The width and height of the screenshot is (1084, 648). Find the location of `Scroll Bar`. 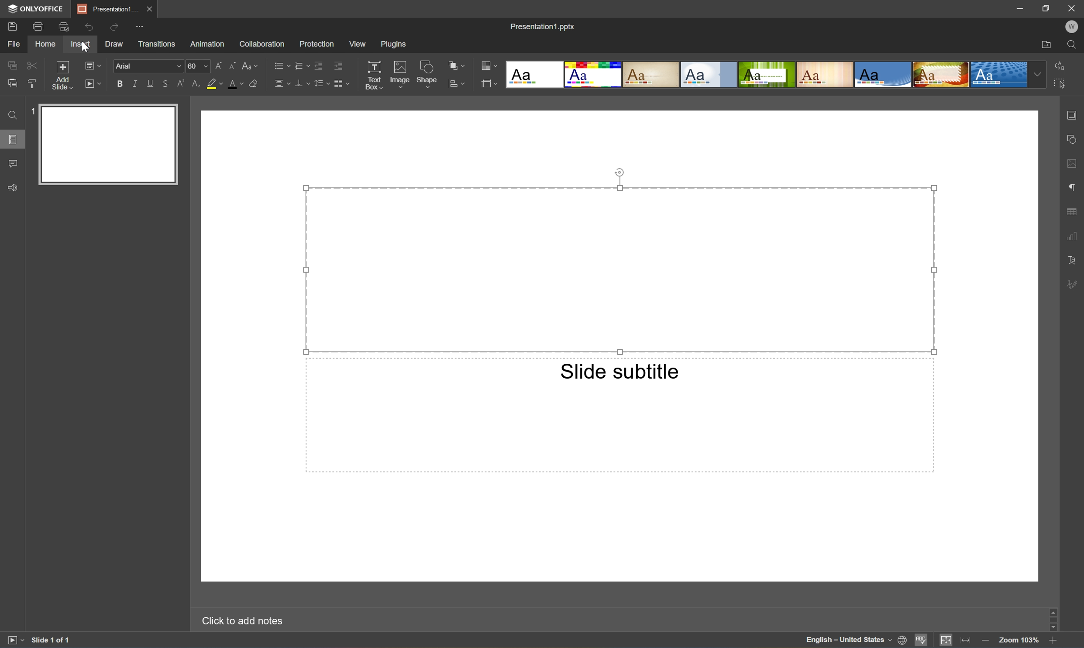

Scroll Bar is located at coordinates (1052, 619).